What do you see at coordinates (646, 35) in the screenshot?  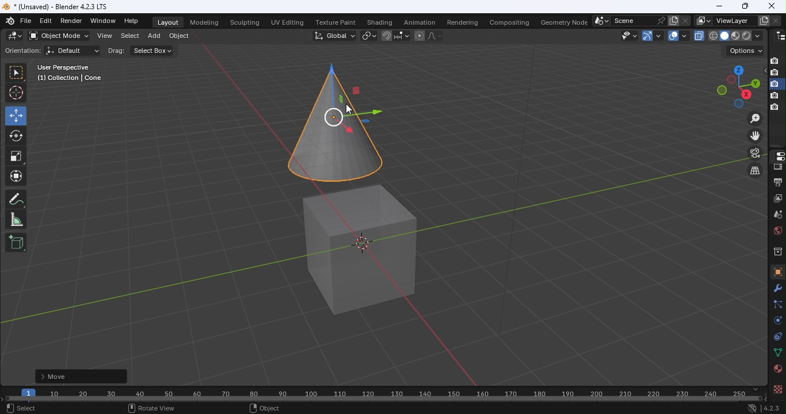 I see `Gizmo` at bounding box center [646, 35].